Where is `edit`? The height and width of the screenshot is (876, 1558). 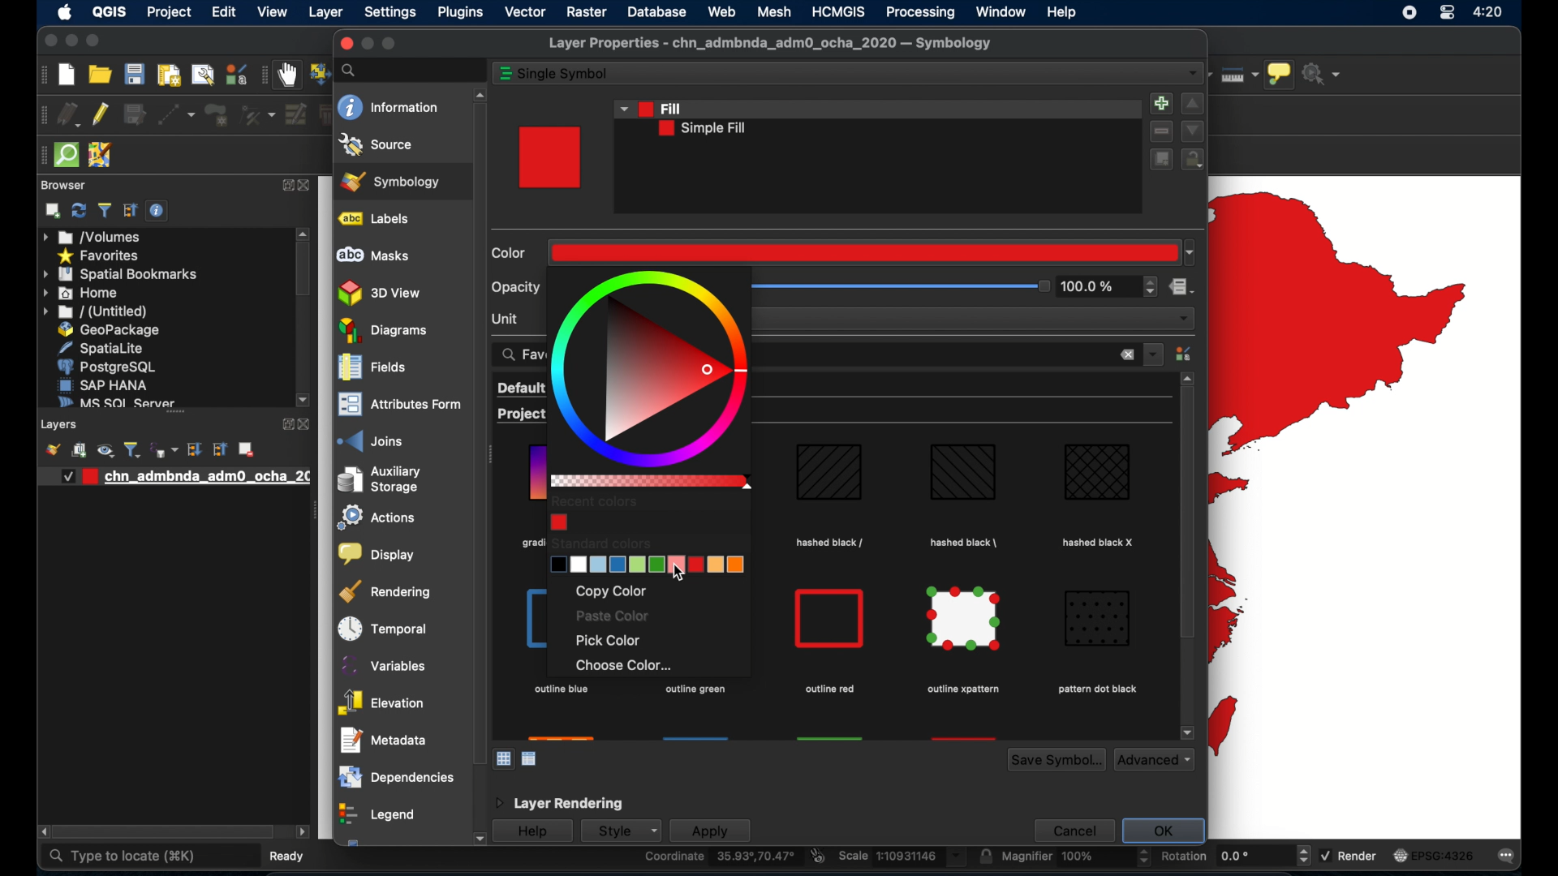 edit is located at coordinates (225, 11).